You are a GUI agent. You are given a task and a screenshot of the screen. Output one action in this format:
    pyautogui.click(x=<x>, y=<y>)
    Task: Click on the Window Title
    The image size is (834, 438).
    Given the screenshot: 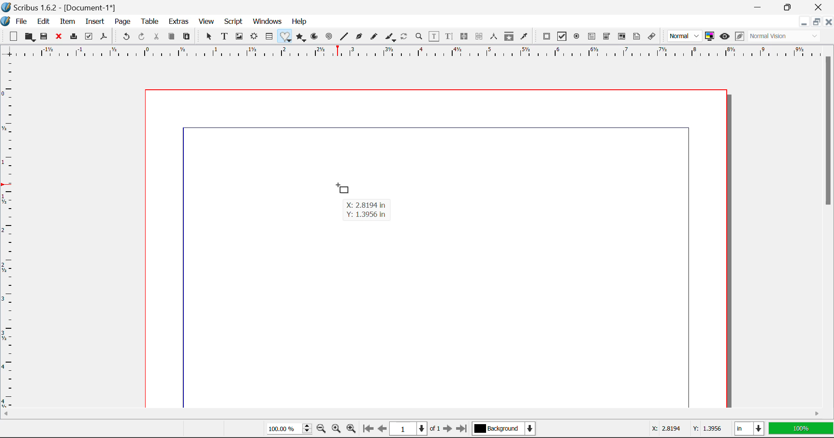 What is the action you would take?
    pyautogui.click(x=60, y=7)
    